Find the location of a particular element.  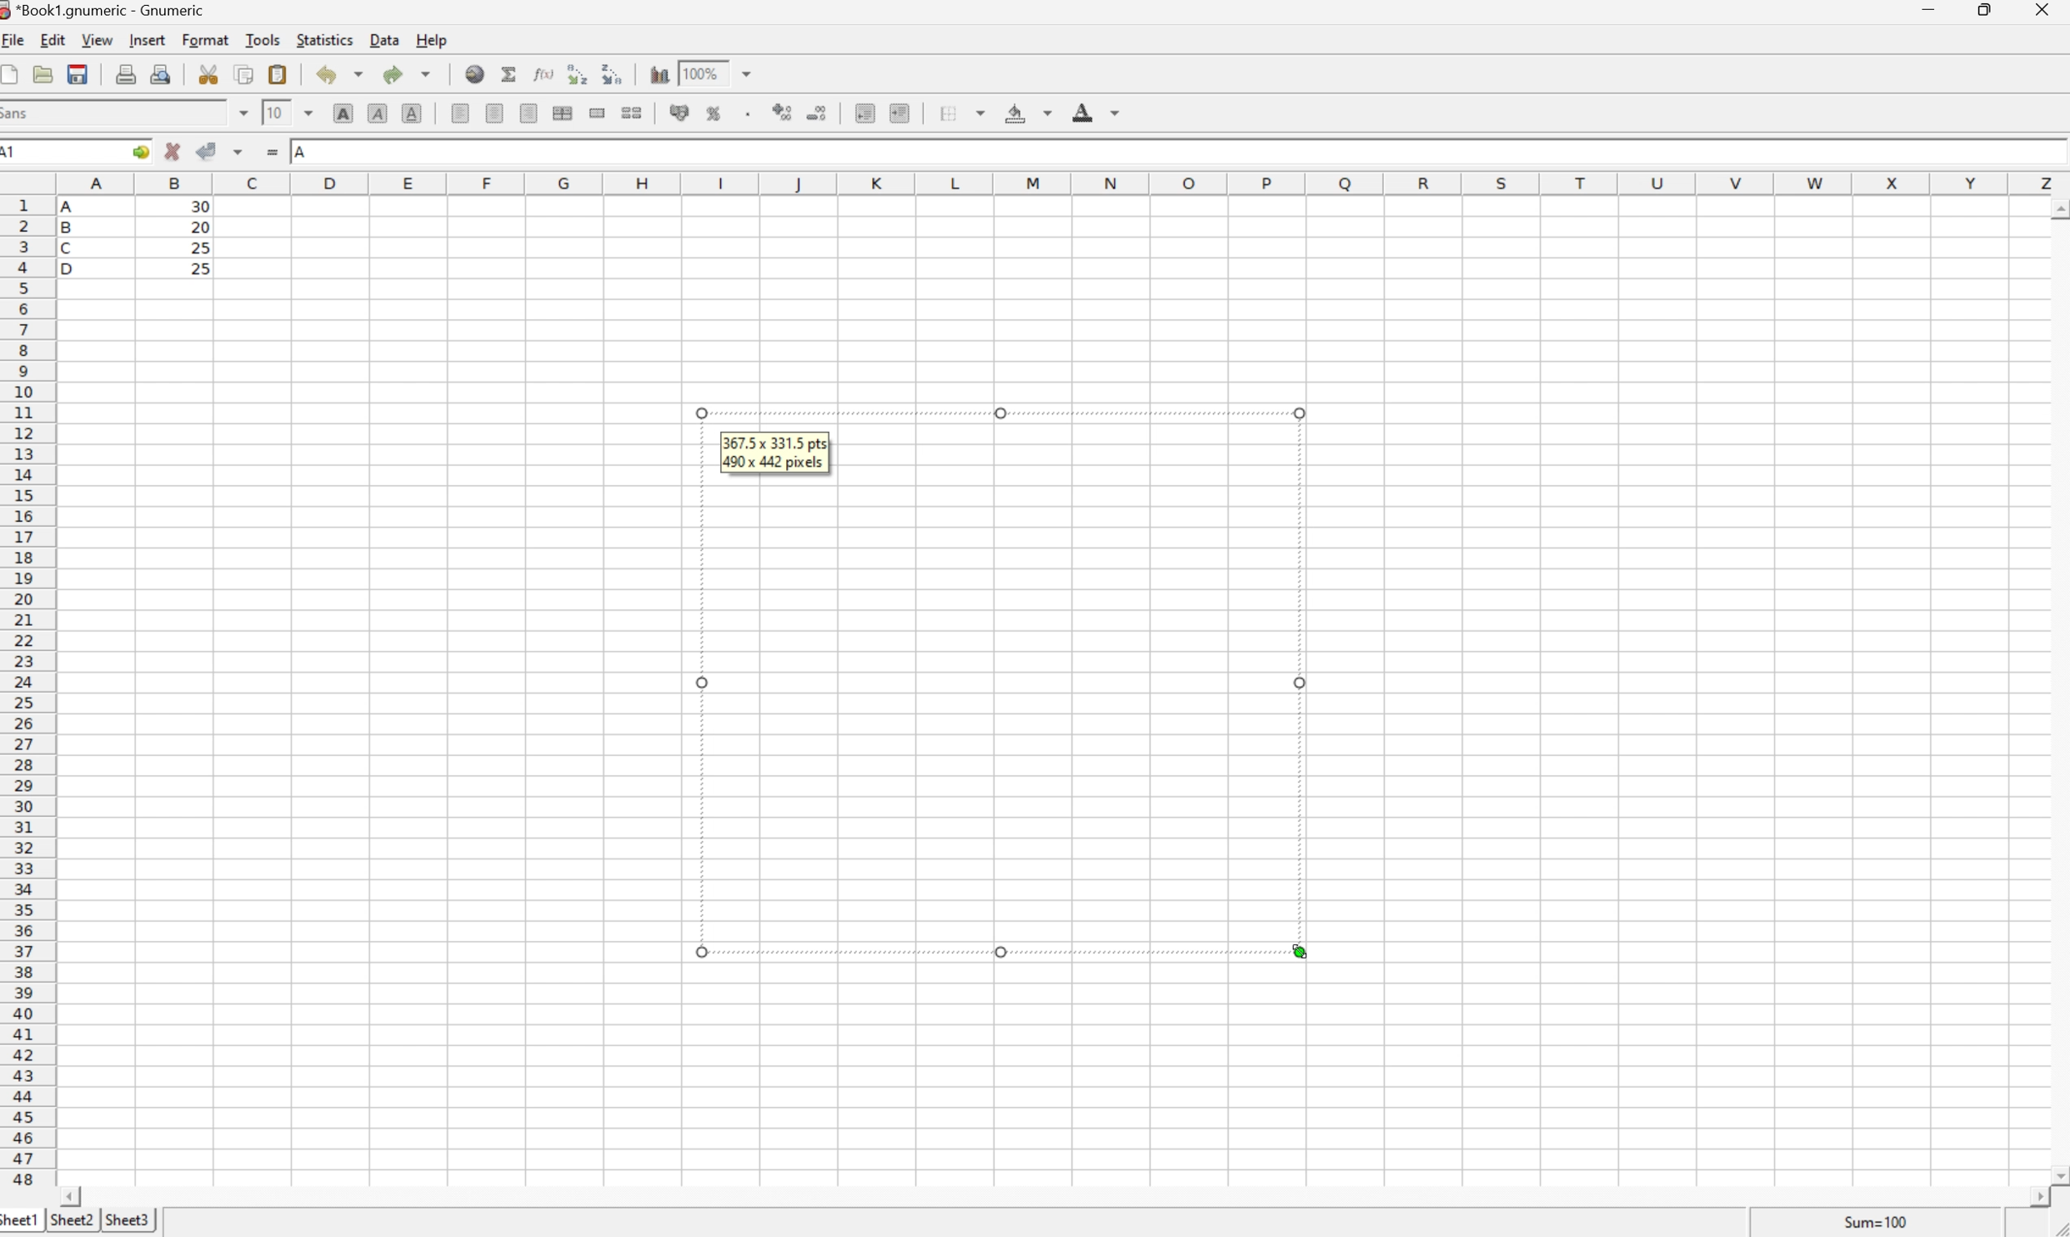

Merge a range of cells is located at coordinates (598, 114).